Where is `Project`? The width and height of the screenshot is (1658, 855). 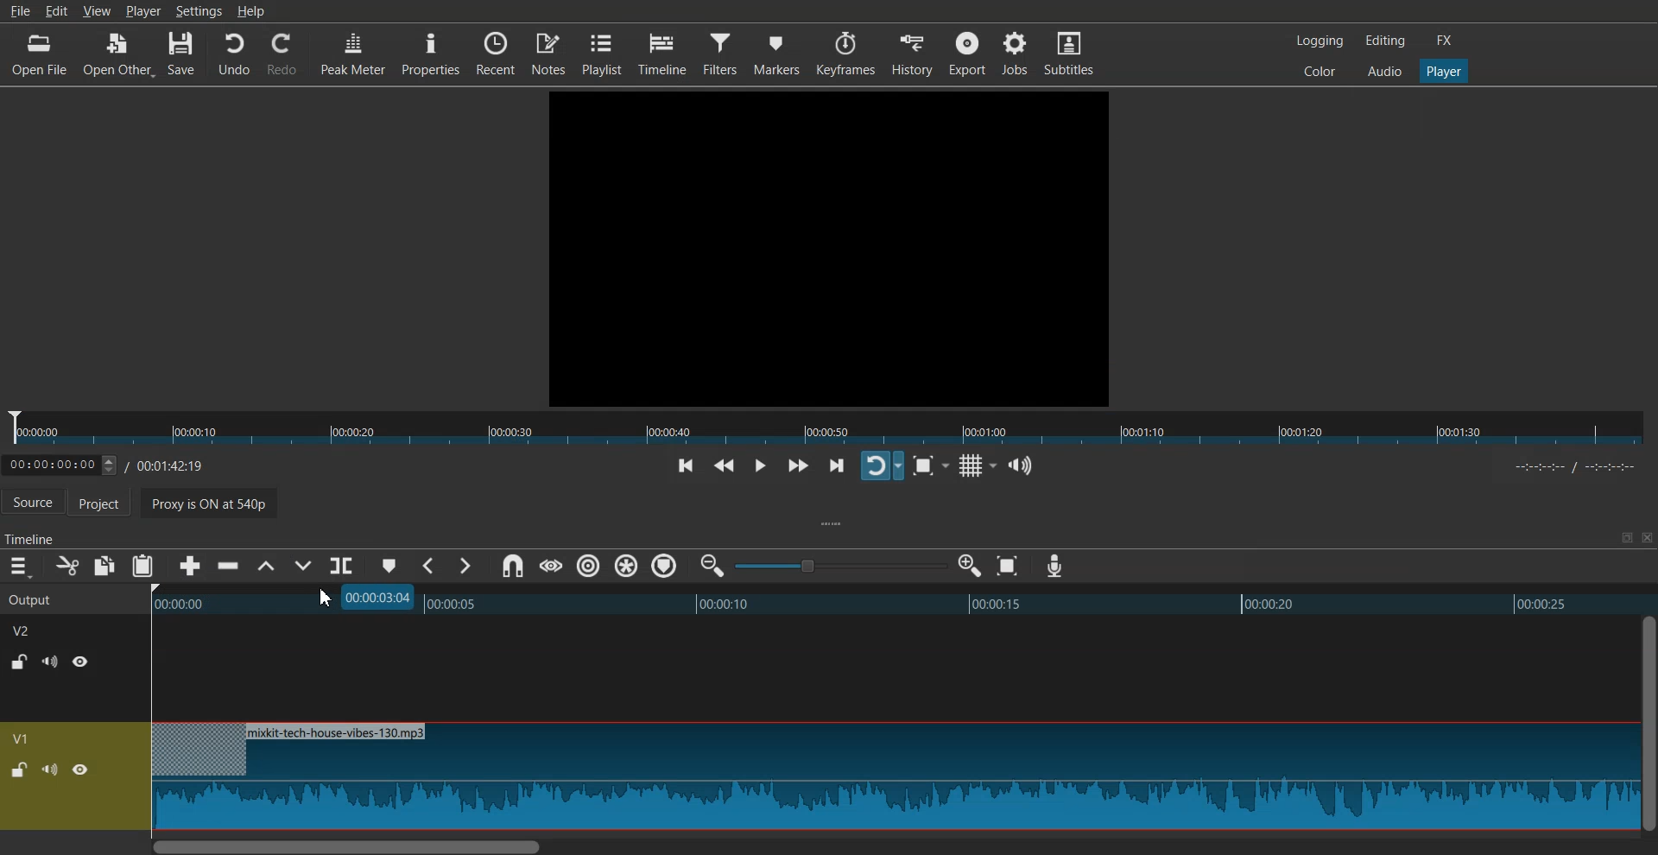 Project is located at coordinates (108, 504).